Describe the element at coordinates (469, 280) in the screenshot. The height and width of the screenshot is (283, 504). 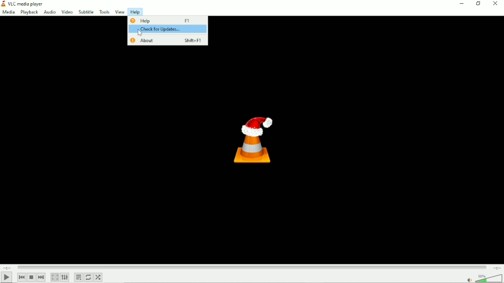
I see `mute` at that location.